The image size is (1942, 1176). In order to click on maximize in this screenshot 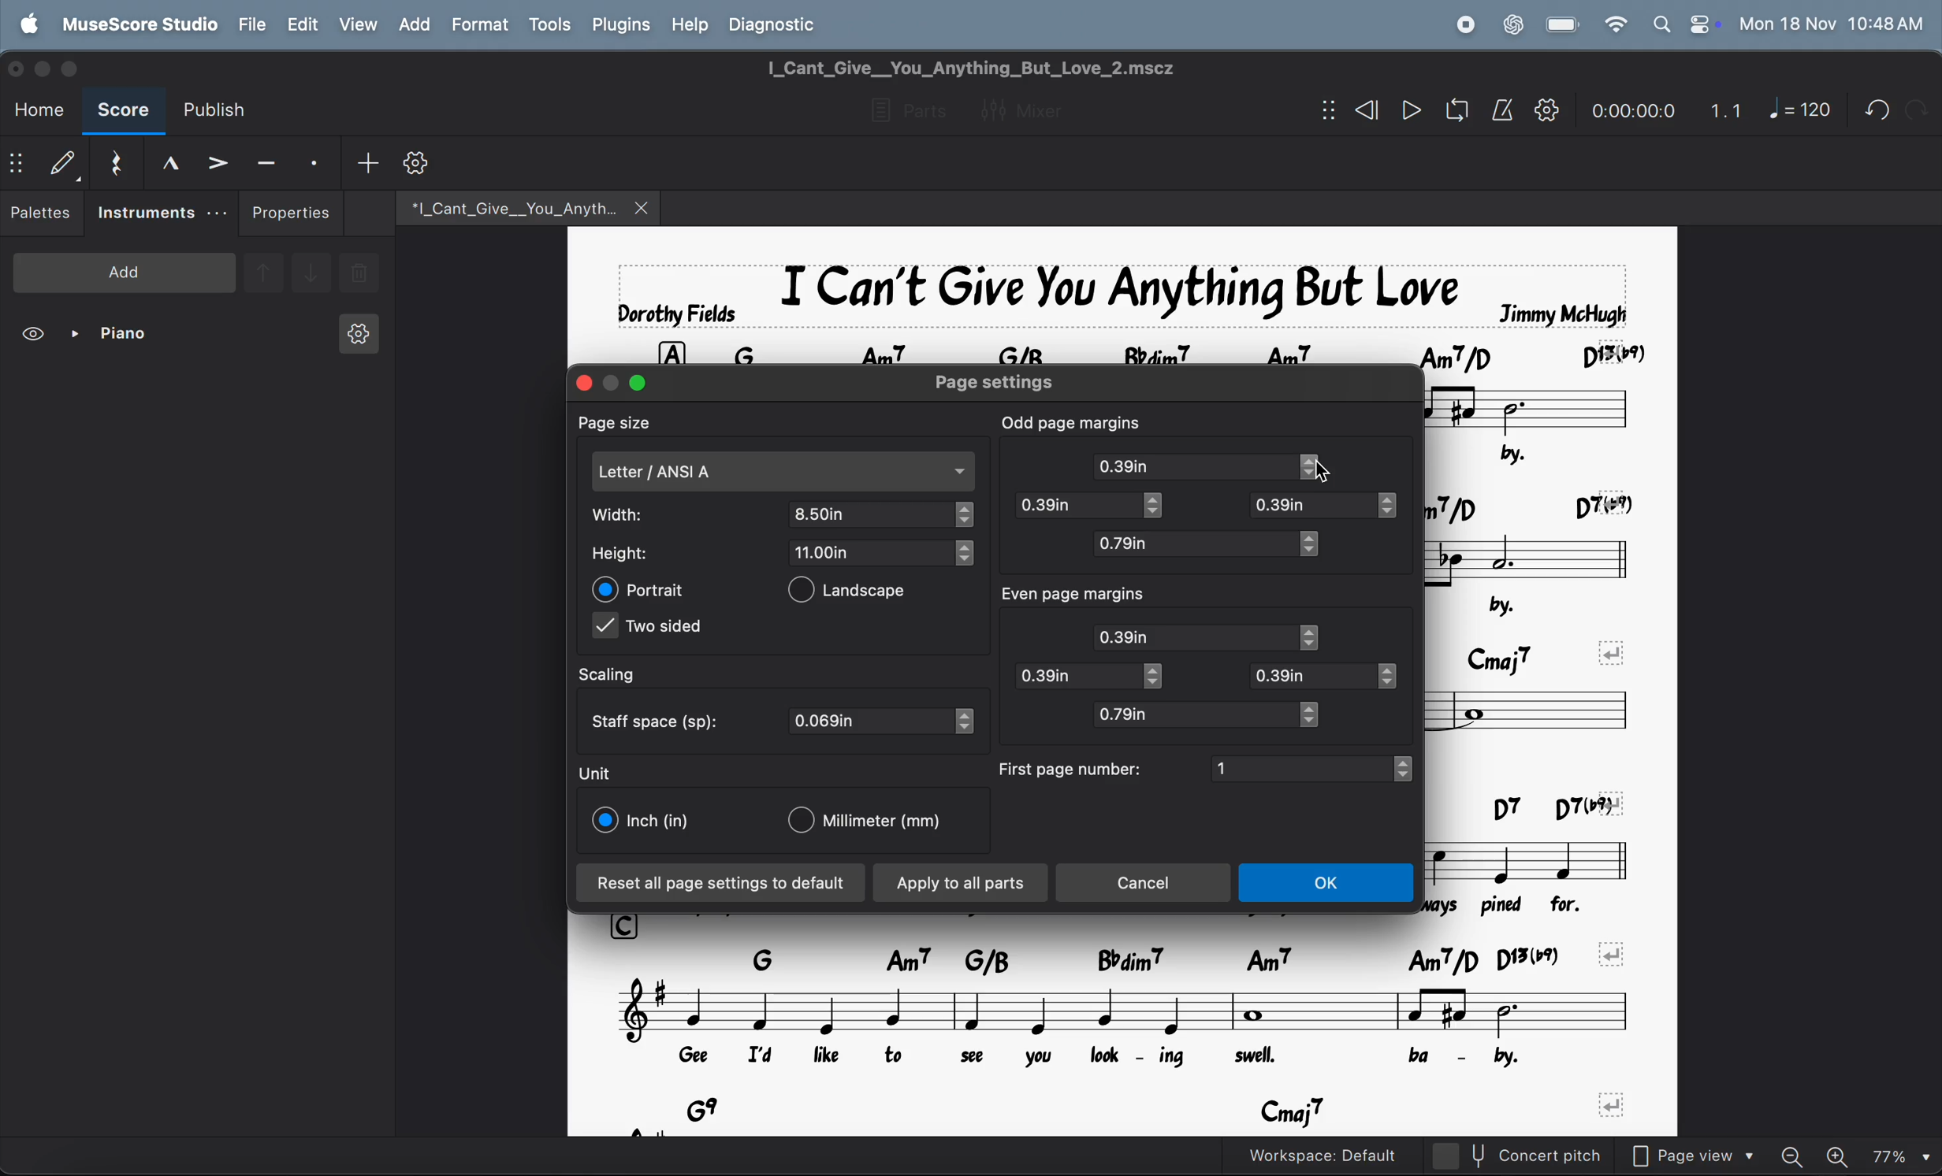, I will do `click(640, 383)`.